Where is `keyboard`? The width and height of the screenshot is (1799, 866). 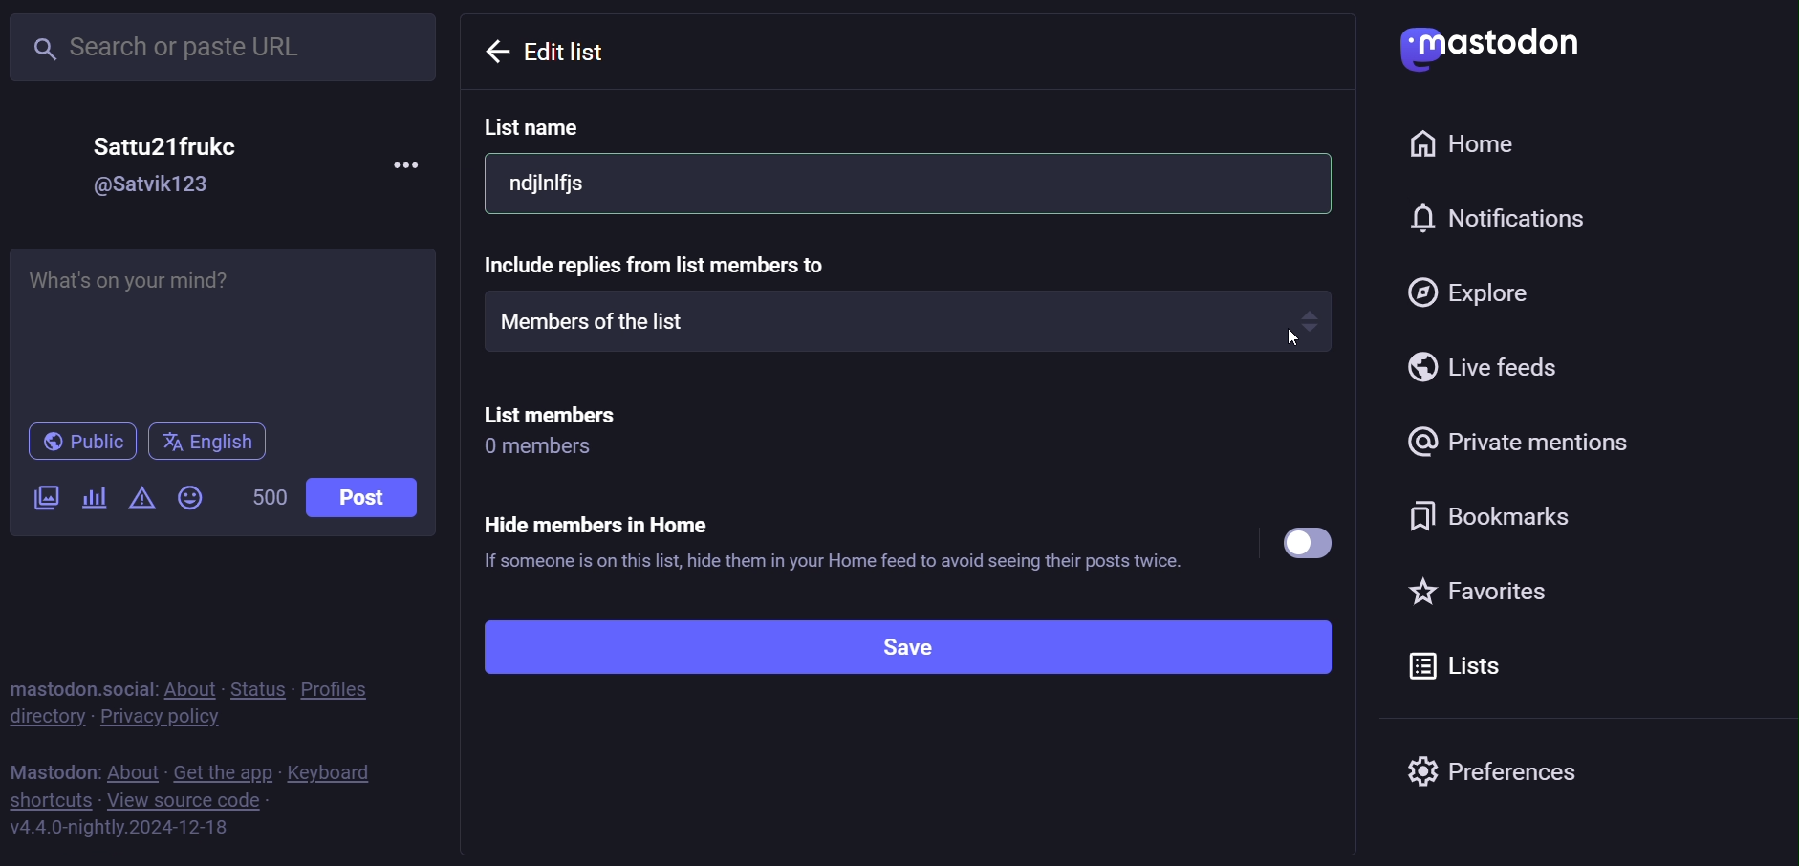
keyboard is located at coordinates (337, 772).